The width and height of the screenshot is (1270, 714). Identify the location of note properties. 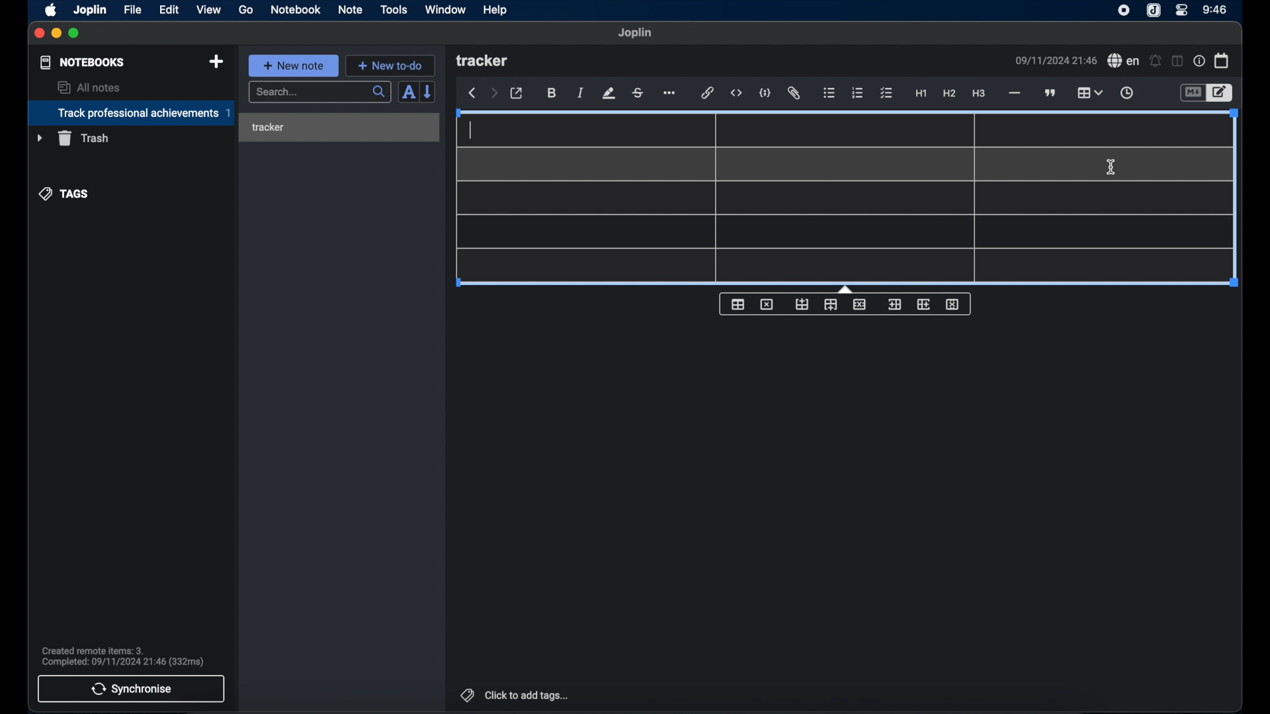
(1199, 61).